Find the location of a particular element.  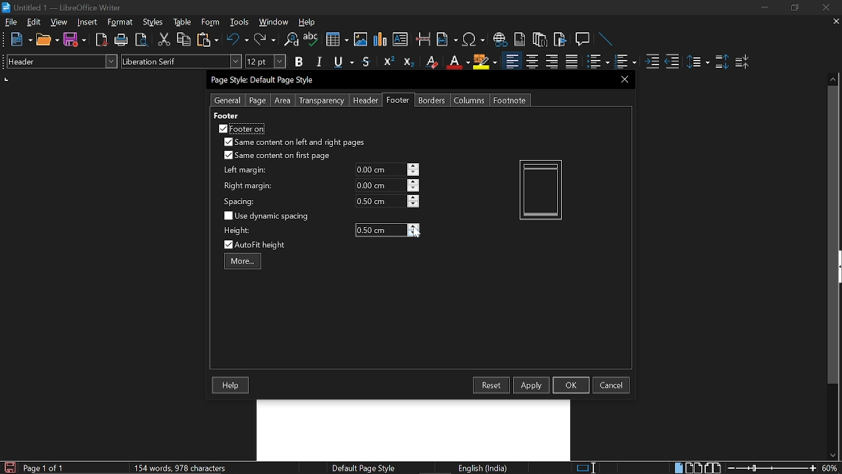

current right margin is located at coordinates (380, 185).